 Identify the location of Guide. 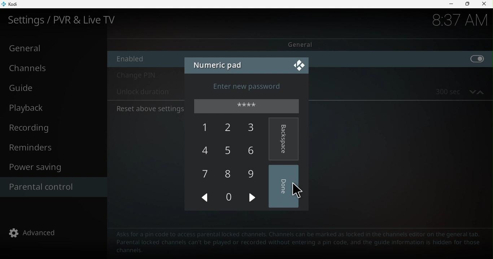
(52, 87).